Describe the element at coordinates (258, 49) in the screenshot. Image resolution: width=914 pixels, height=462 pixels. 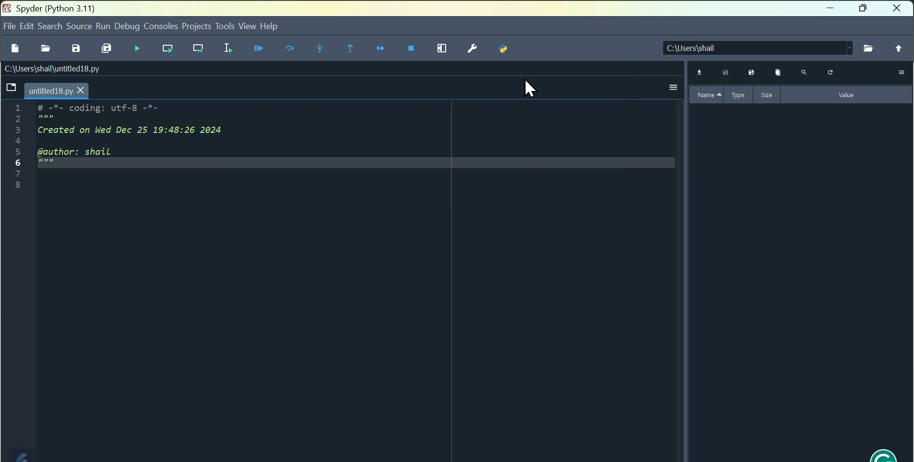
I see `Debug file` at that location.